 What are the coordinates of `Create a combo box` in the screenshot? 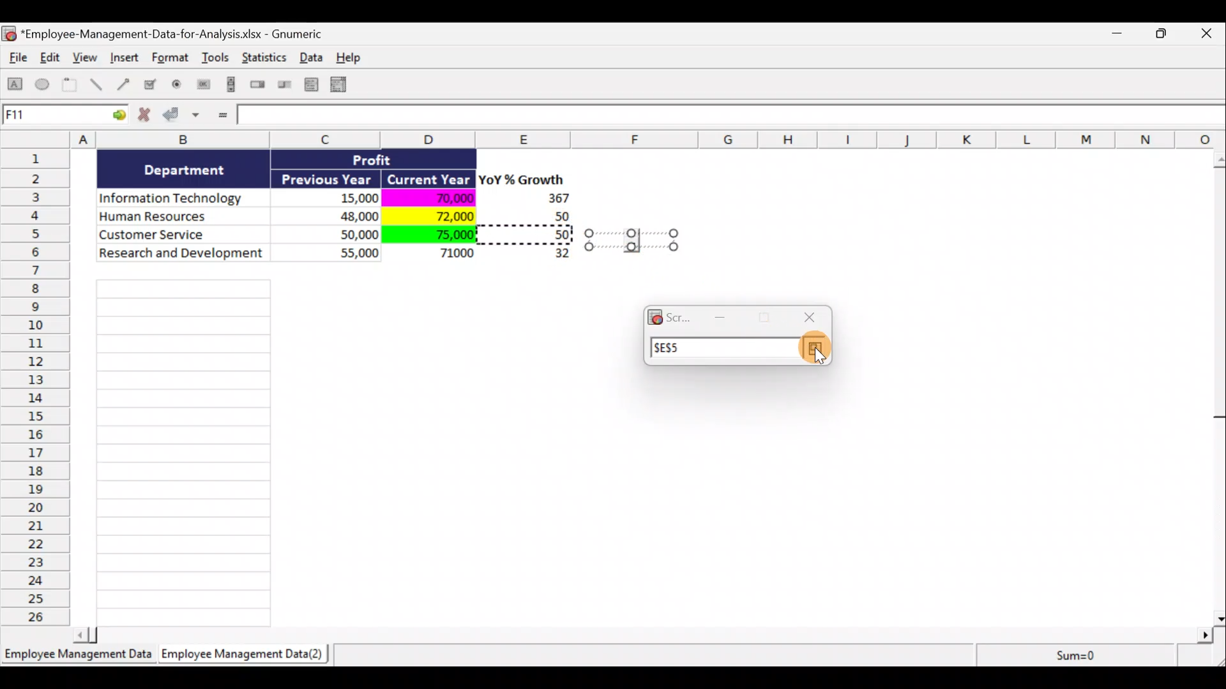 It's located at (344, 85).